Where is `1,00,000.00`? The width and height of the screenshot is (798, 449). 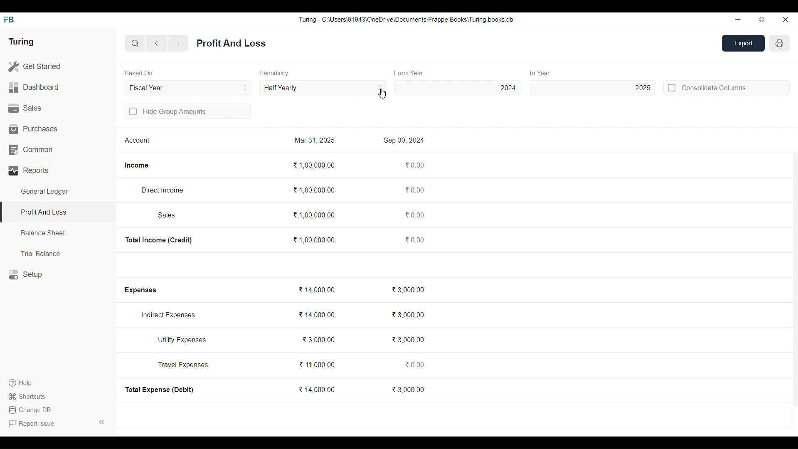
1,00,000.00 is located at coordinates (313, 215).